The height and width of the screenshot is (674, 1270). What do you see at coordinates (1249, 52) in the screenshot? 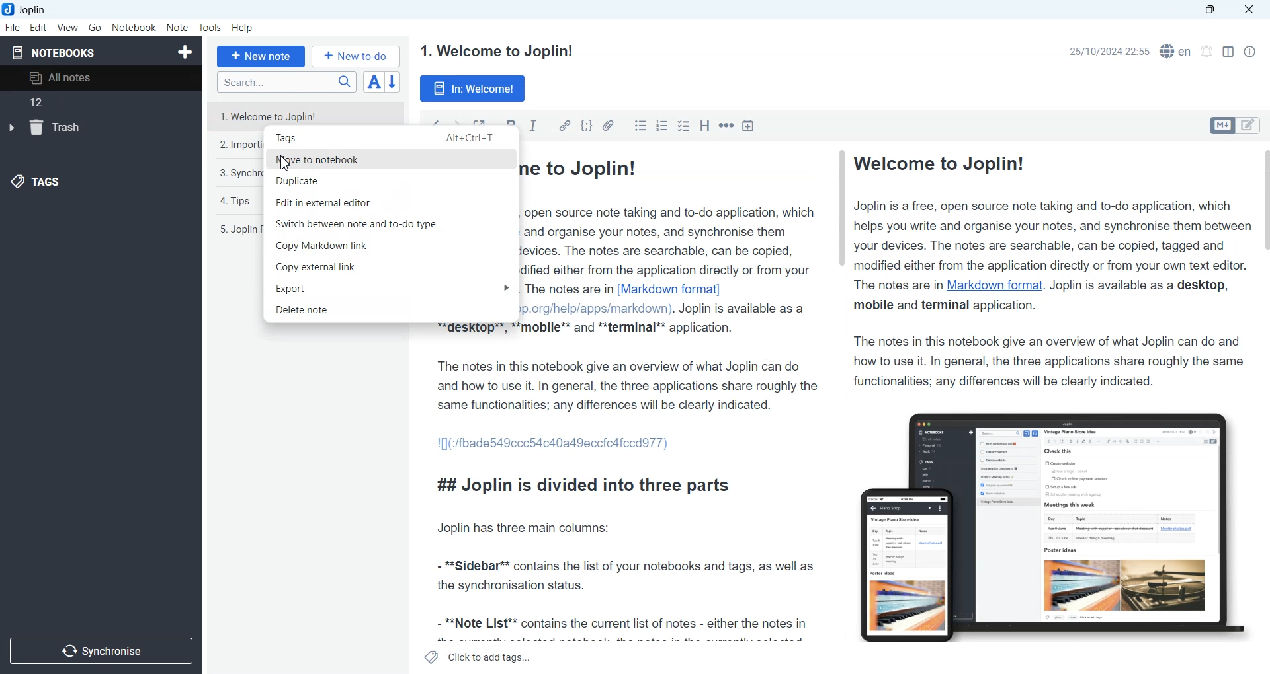
I see `Note Properties` at bounding box center [1249, 52].